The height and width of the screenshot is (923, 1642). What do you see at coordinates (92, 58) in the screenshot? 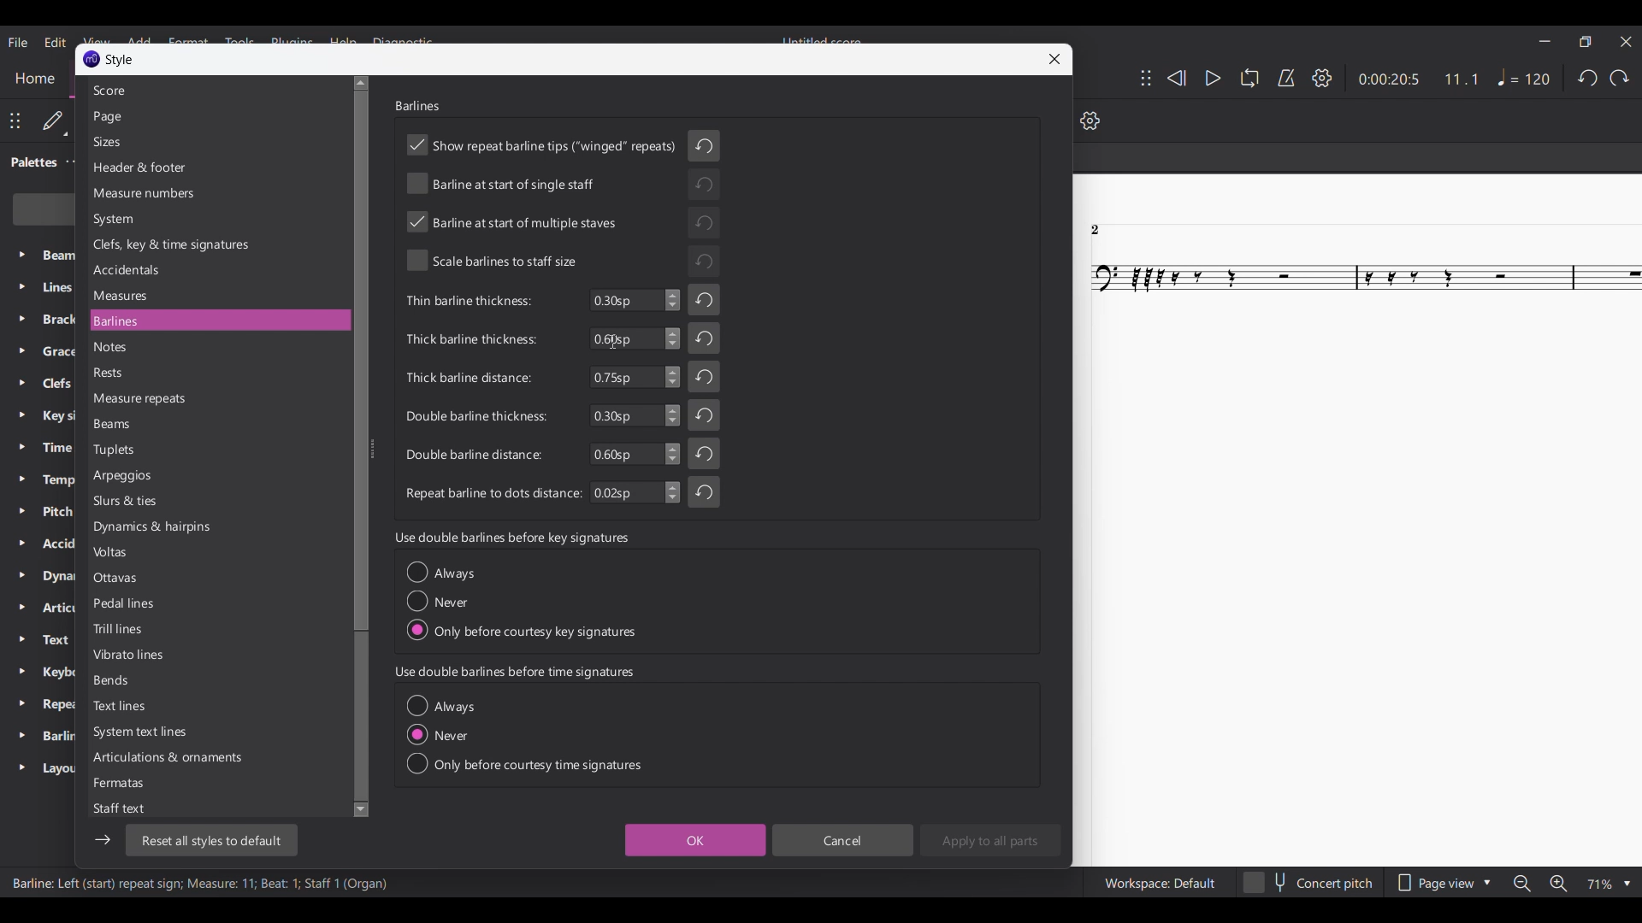
I see `Music Logo` at bounding box center [92, 58].